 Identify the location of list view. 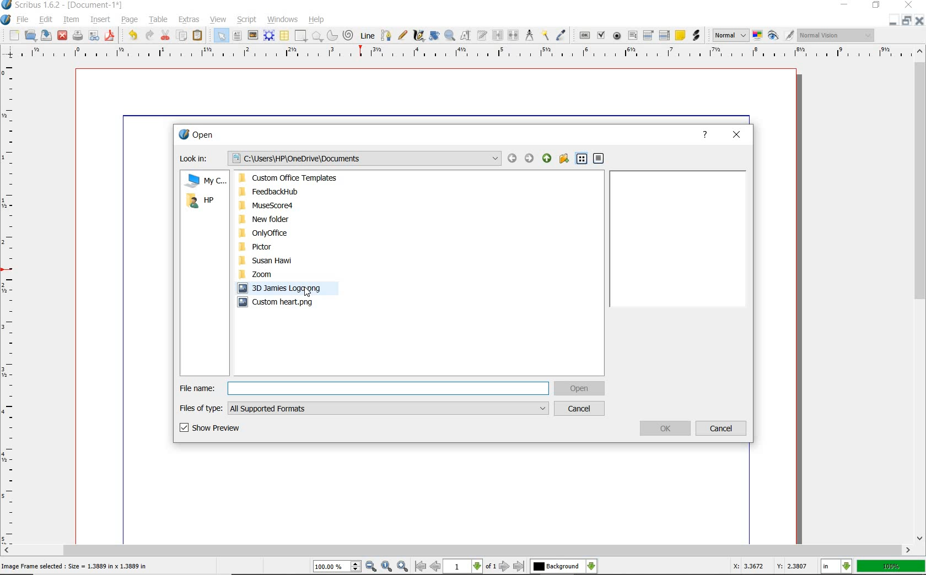
(582, 159).